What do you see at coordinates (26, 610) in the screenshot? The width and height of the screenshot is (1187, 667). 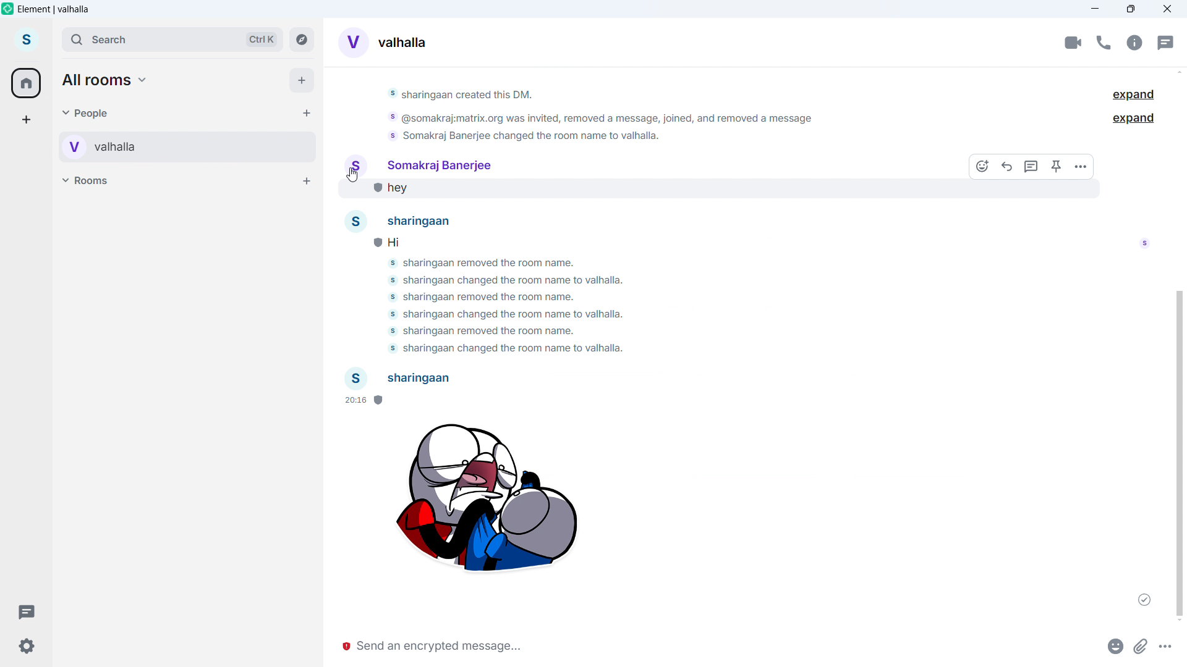 I see `Threads` at bounding box center [26, 610].